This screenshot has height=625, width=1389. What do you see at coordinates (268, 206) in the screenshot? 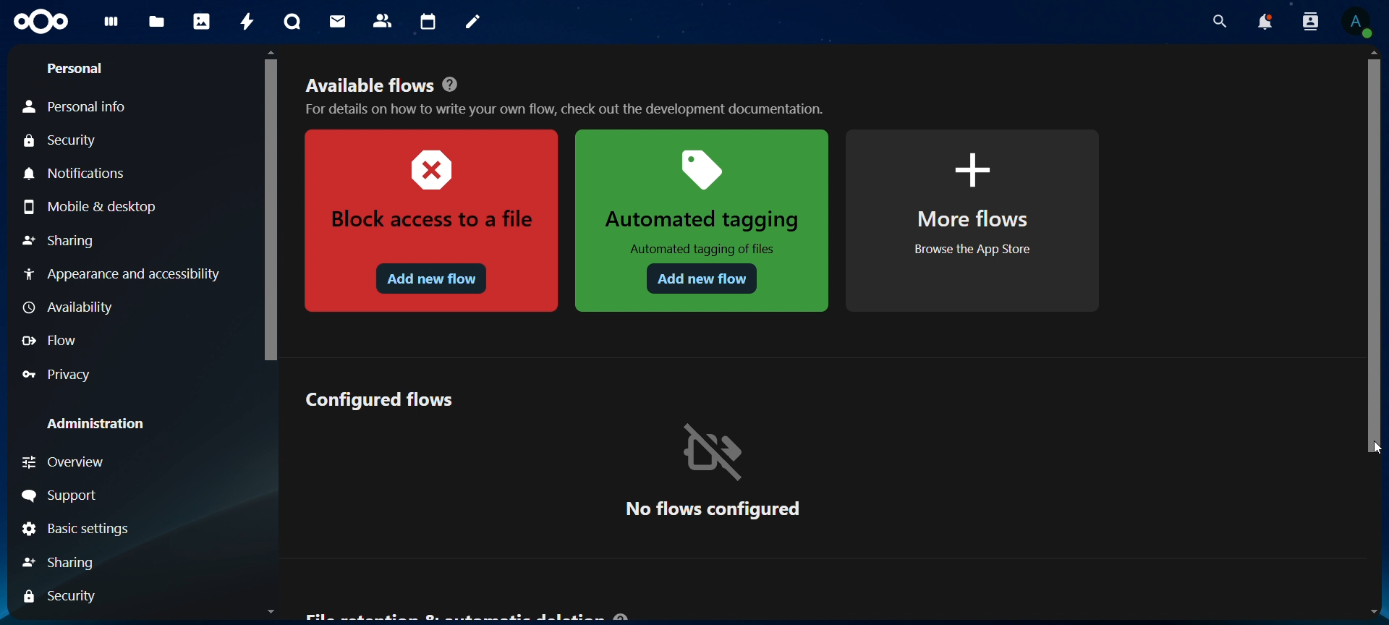
I see `scrollbar` at bounding box center [268, 206].